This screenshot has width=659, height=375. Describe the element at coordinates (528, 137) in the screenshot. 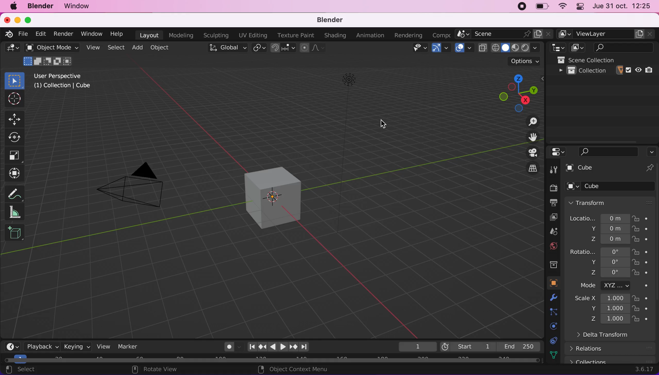

I see `move the view` at that location.